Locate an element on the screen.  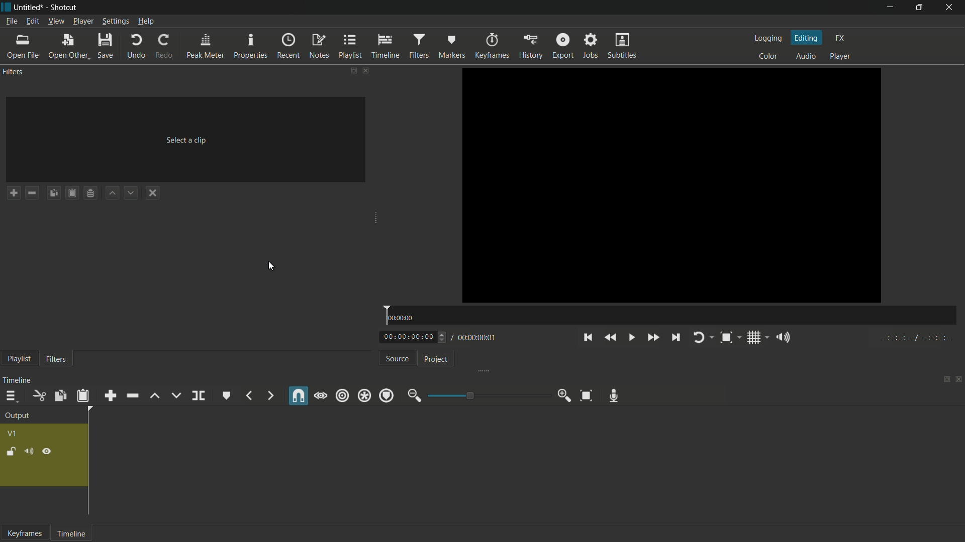
filters is located at coordinates (420, 46).